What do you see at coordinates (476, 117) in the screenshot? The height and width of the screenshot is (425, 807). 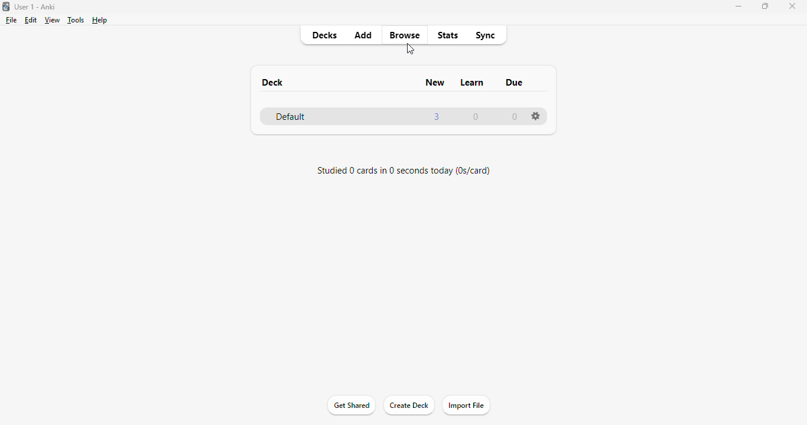 I see `0` at bounding box center [476, 117].